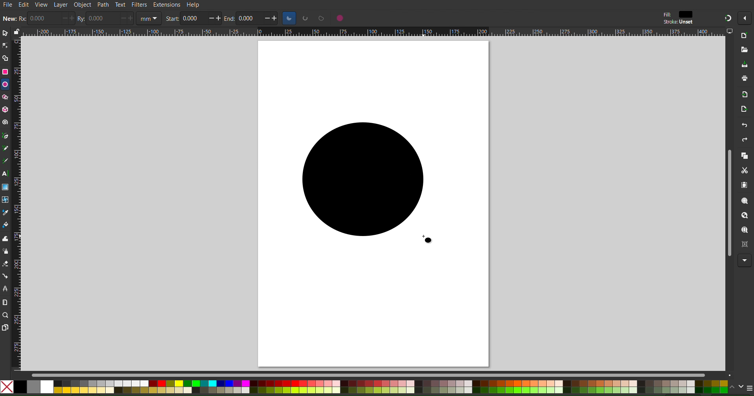  What do you see at coordinates (744, 79) in the screenshot?
I see `Print` at bounding box center [744, 79].